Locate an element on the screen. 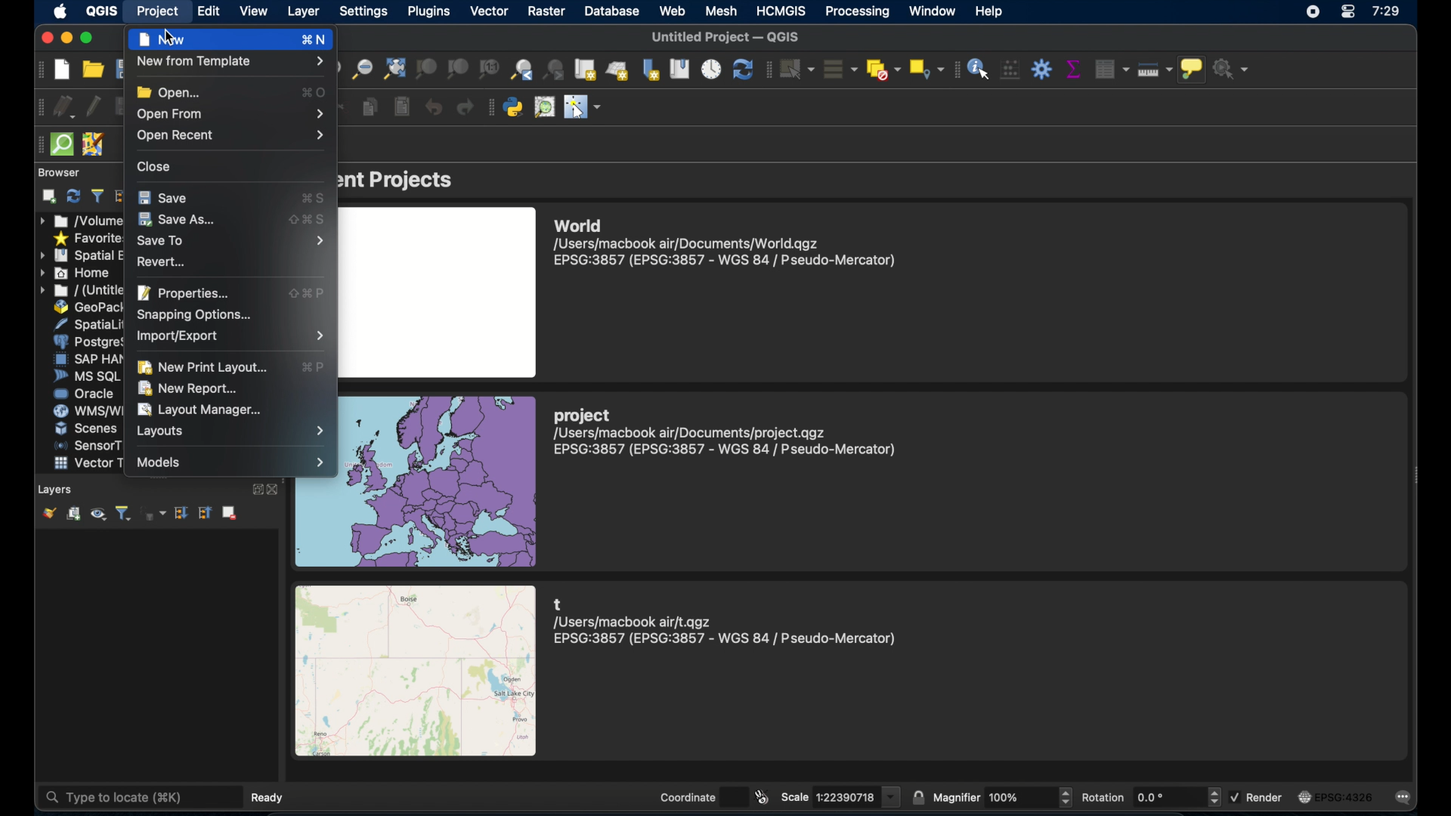 This screenshot has width=1451, height=816. open is located at coordinates (170, 91).